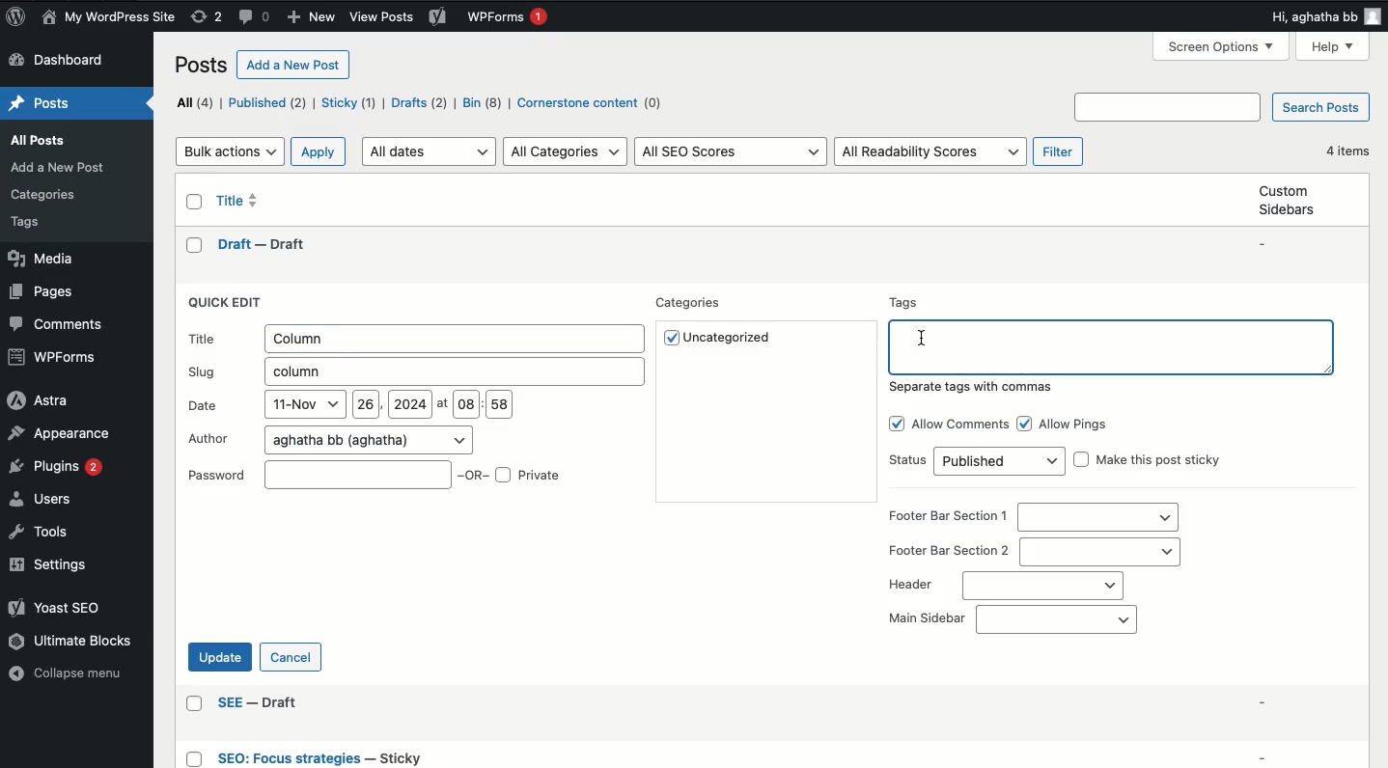 Image resolution: width=1388 pixels, height=768 pixels. I want to click on Header , so click(1003, 585).